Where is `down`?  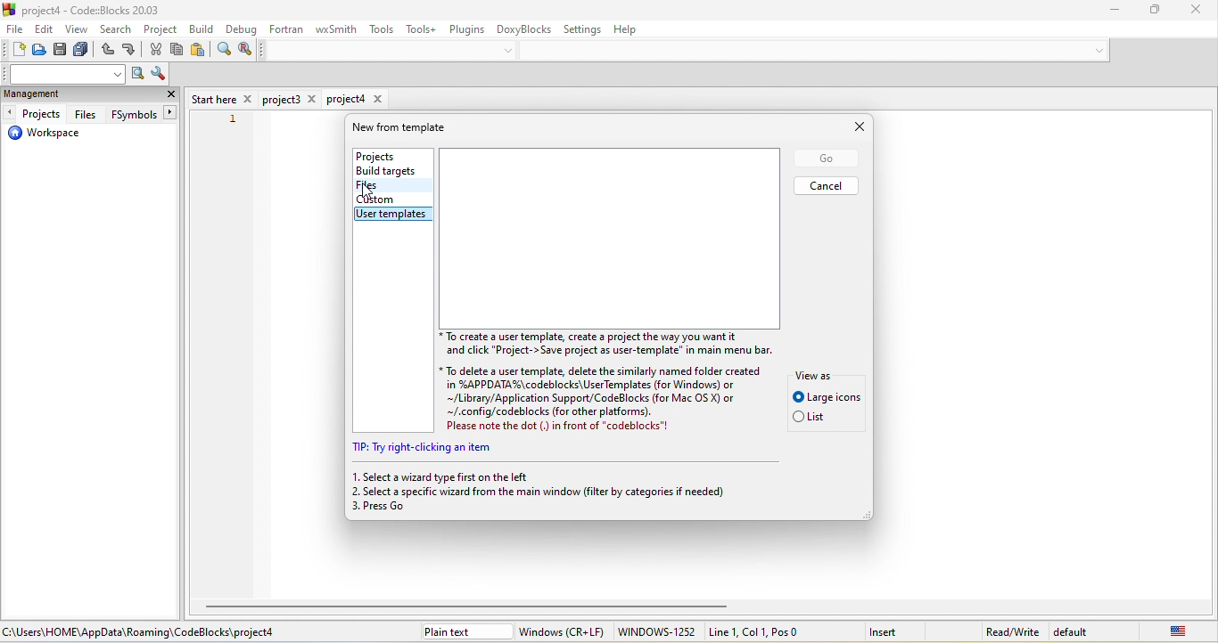 down is located at coordinates (1095, 50).